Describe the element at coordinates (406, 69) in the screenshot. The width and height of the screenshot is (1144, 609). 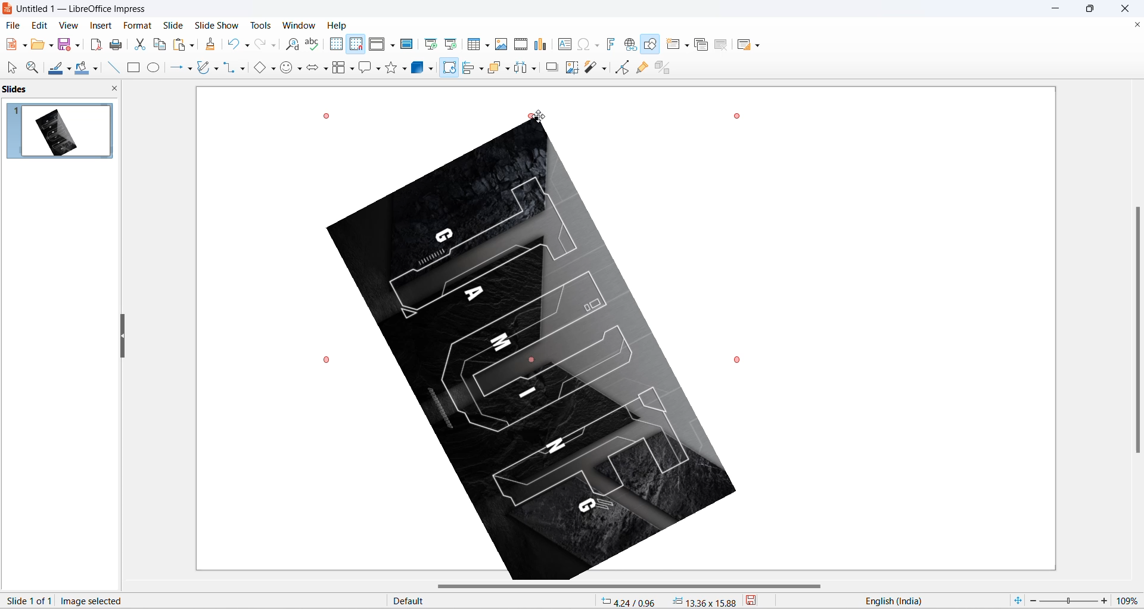
I see `star options` at that location.